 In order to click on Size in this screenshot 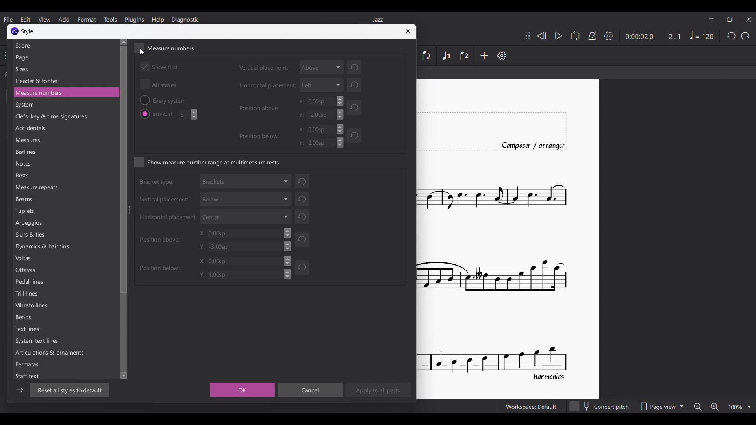, I will do `click(23, 69)`.